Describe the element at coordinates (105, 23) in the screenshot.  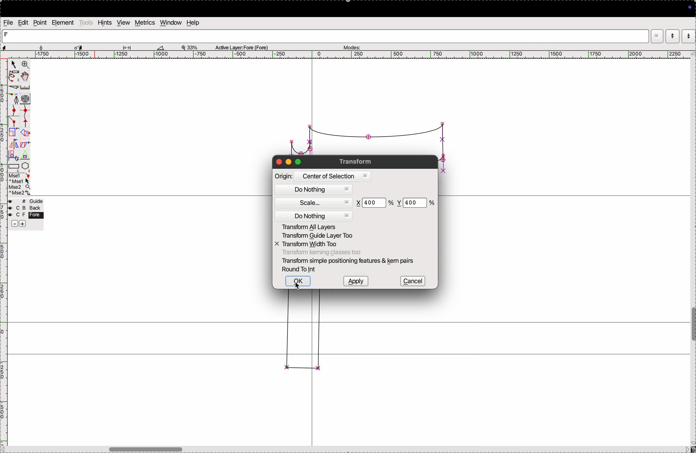
I see `hints` at that location.